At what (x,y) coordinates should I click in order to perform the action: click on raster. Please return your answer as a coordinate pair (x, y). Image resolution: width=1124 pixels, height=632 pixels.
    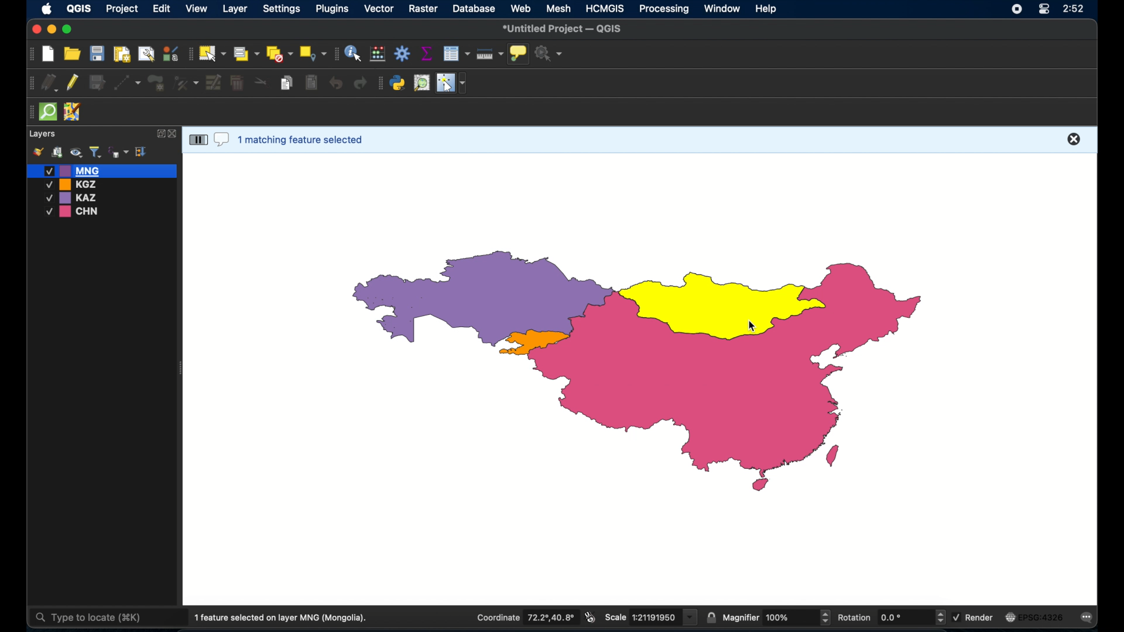
    Looking at the image, I should click on (425, 9).